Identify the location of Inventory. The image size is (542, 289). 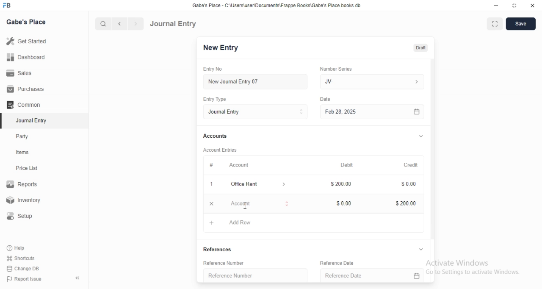
(25, 201).